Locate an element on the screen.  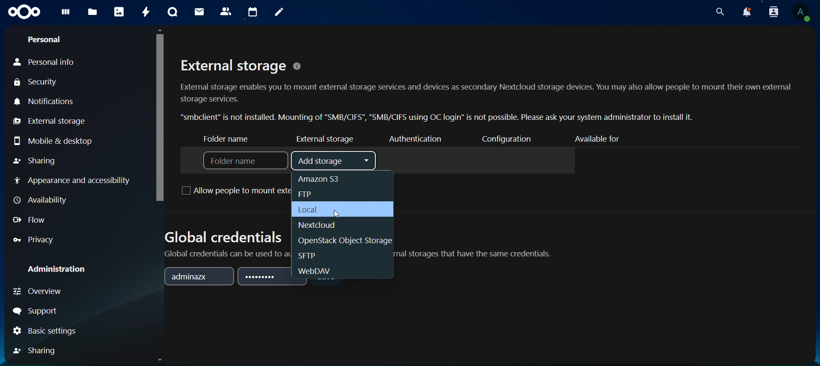
external storage is located at coordinates (325, 139).